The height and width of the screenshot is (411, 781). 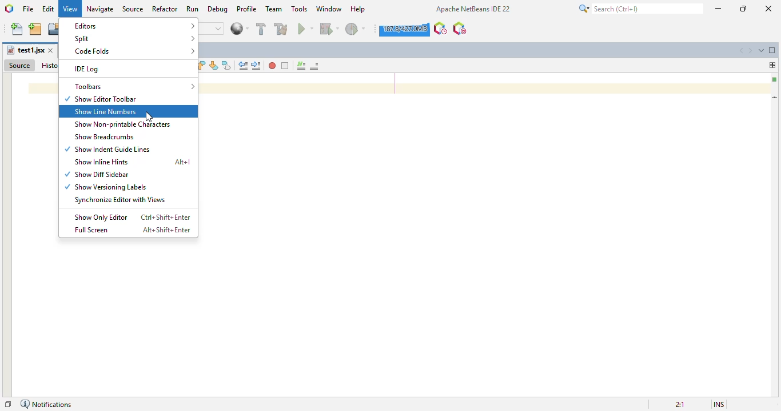 What do you see at coordinates (70, 9) in the screenshot?
I see `view` at bounding box center [70, 9].